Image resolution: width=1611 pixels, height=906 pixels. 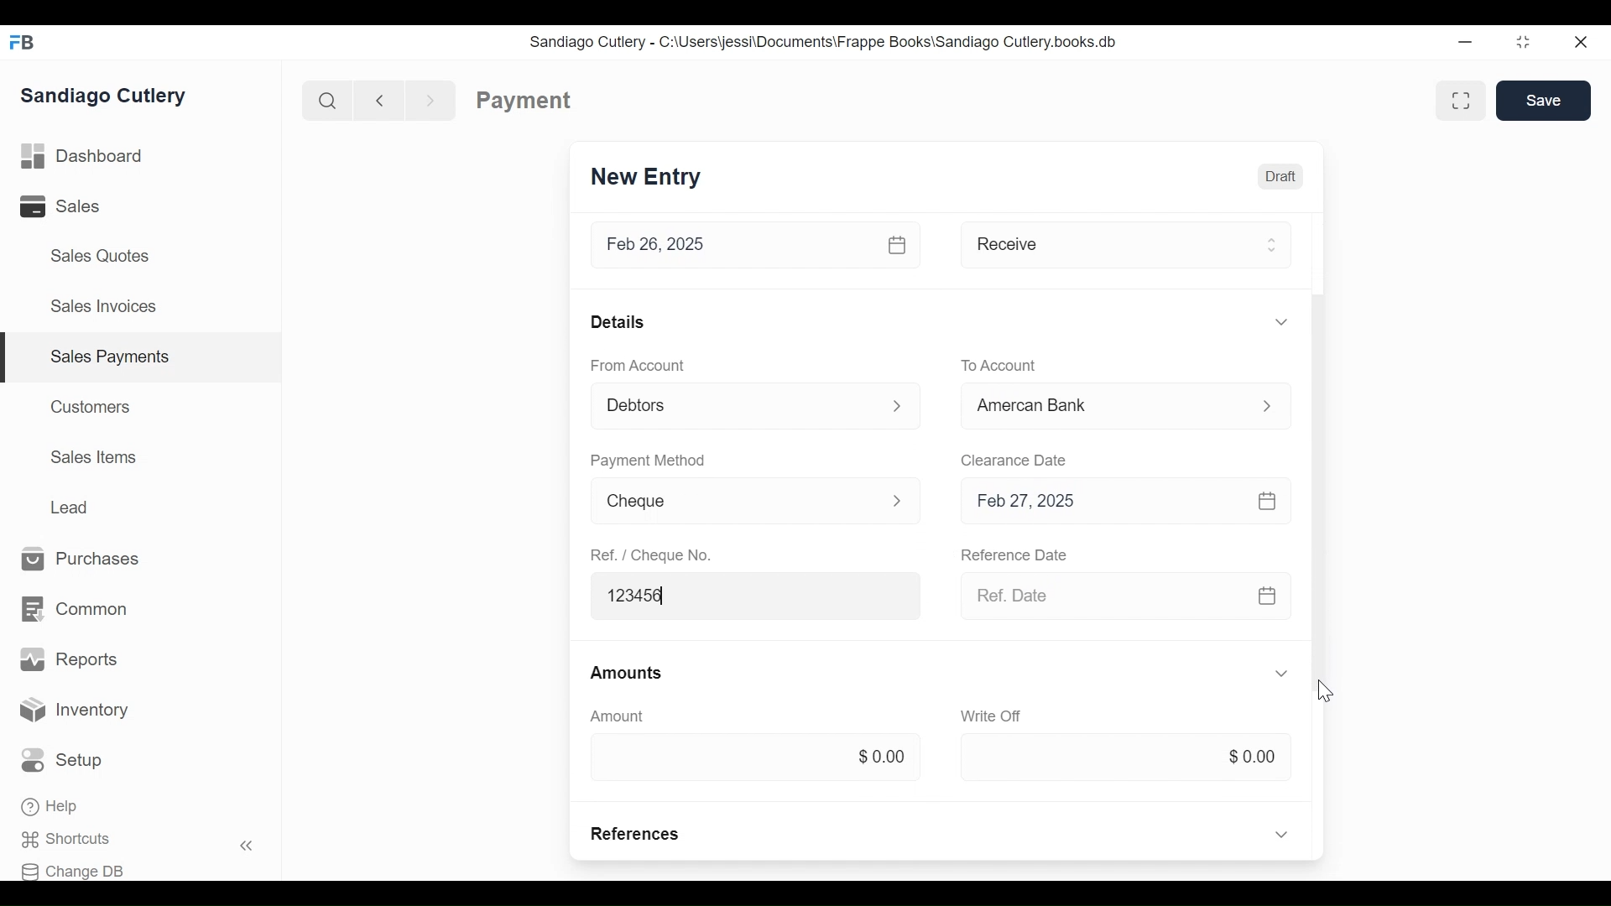 I want to click on cursor, so click(x=1326, y=690).